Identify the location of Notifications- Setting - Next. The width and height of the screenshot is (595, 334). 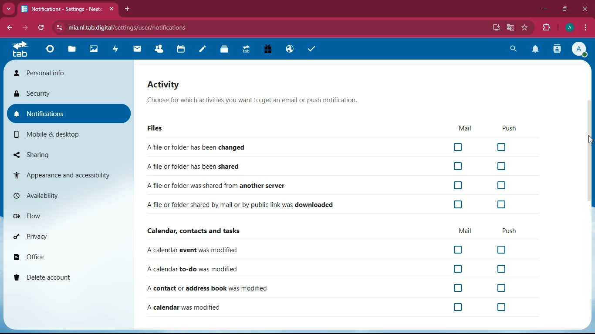
(63, 10).